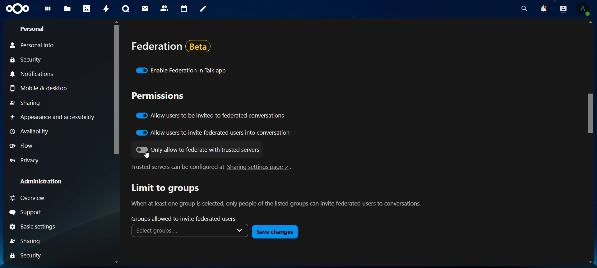 The image size is (597, 268). What do you see at coordinates (26, 104) in the screenshot?
I see `sharing` at bounding box center [26, 104].